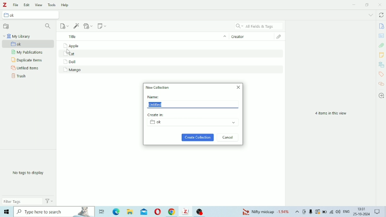 Image resolution: width=386 pixels, height=217 pixels. Describe the element at coordinates (382, 84) in the screenshot. I see `Related` at that location.